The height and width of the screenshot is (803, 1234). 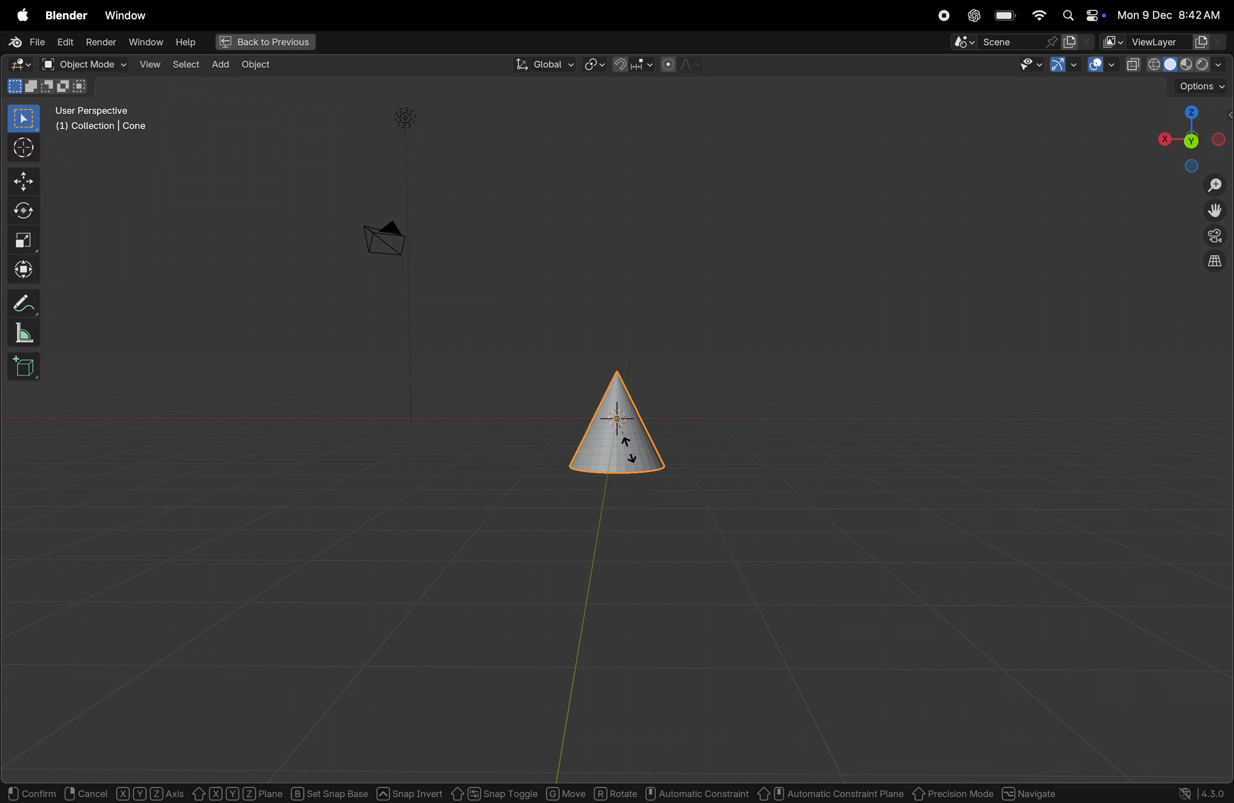 What do you see at coordinates (23, 268) in the screenshot?
I see `Transform` at bounding box center [23, 268].